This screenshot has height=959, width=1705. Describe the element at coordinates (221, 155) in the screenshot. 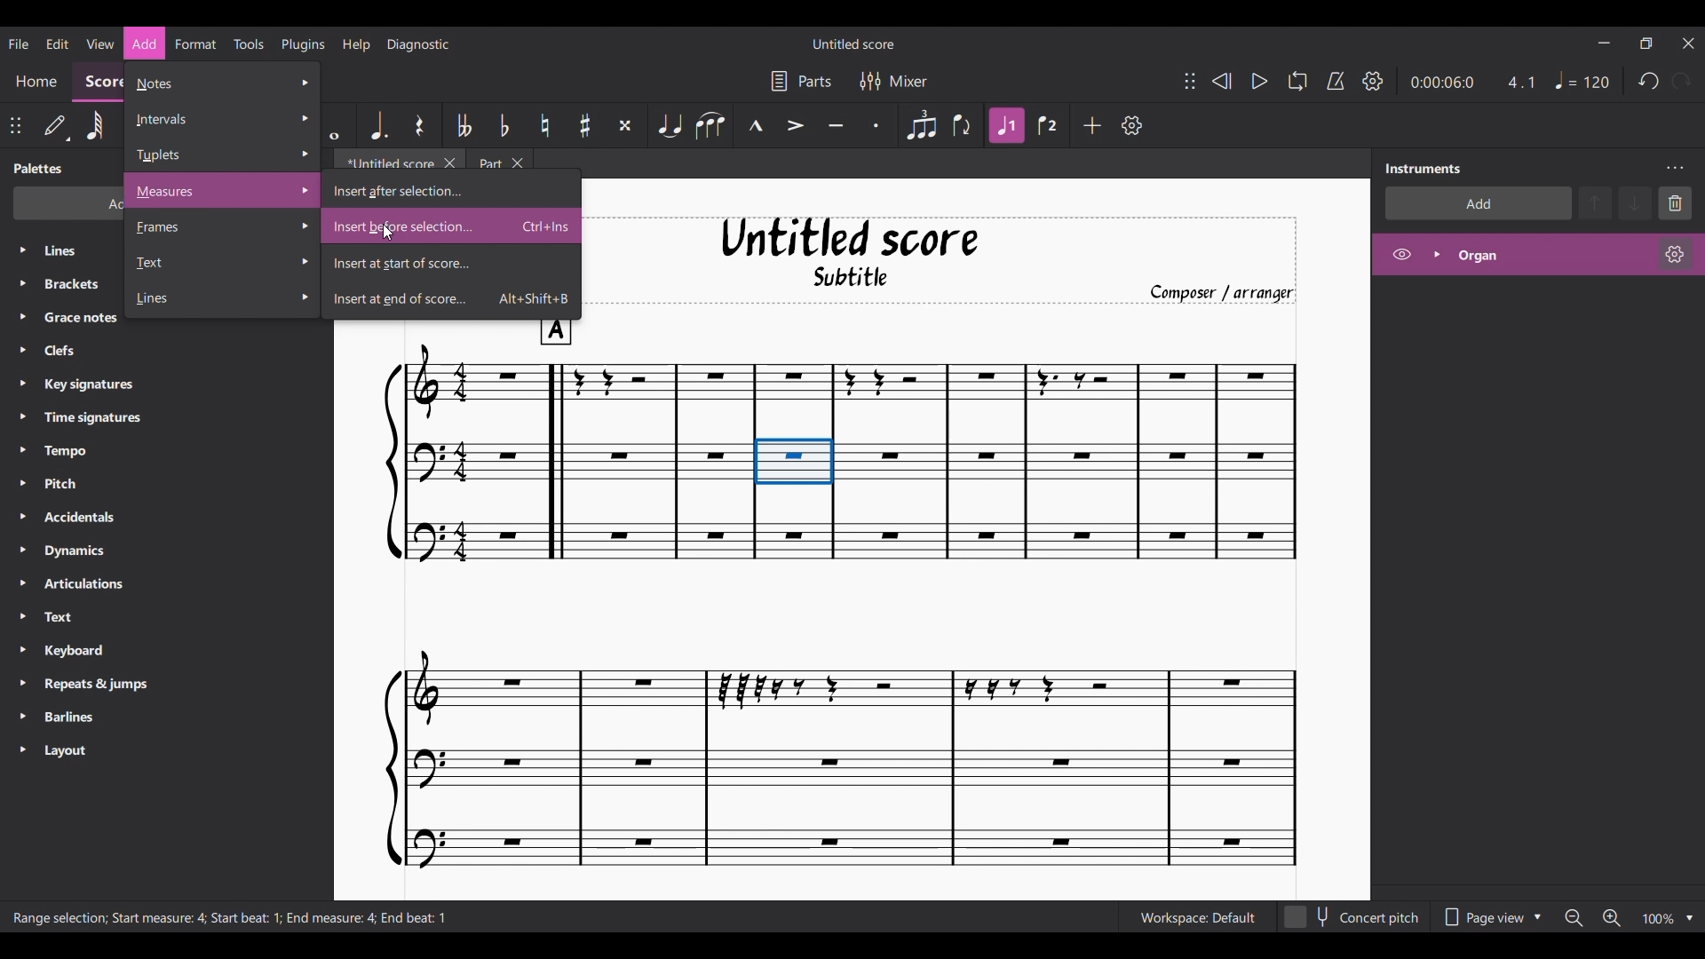

I see `Tuplet options` at that location.